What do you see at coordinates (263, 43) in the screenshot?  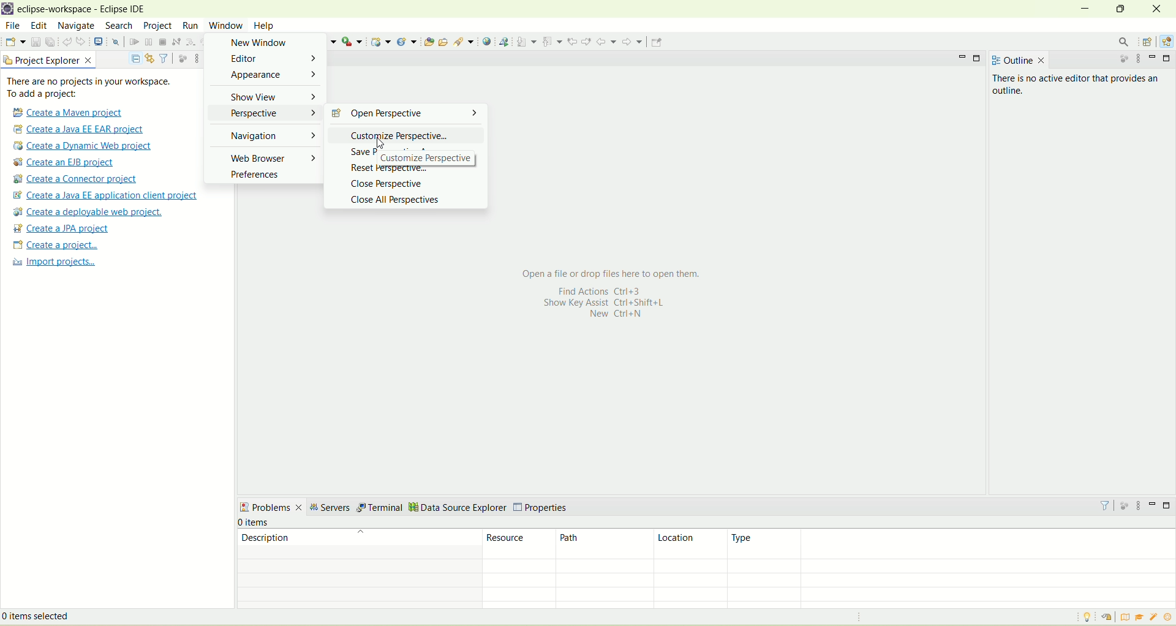 I see `new window` at bounding box center [263, 43].